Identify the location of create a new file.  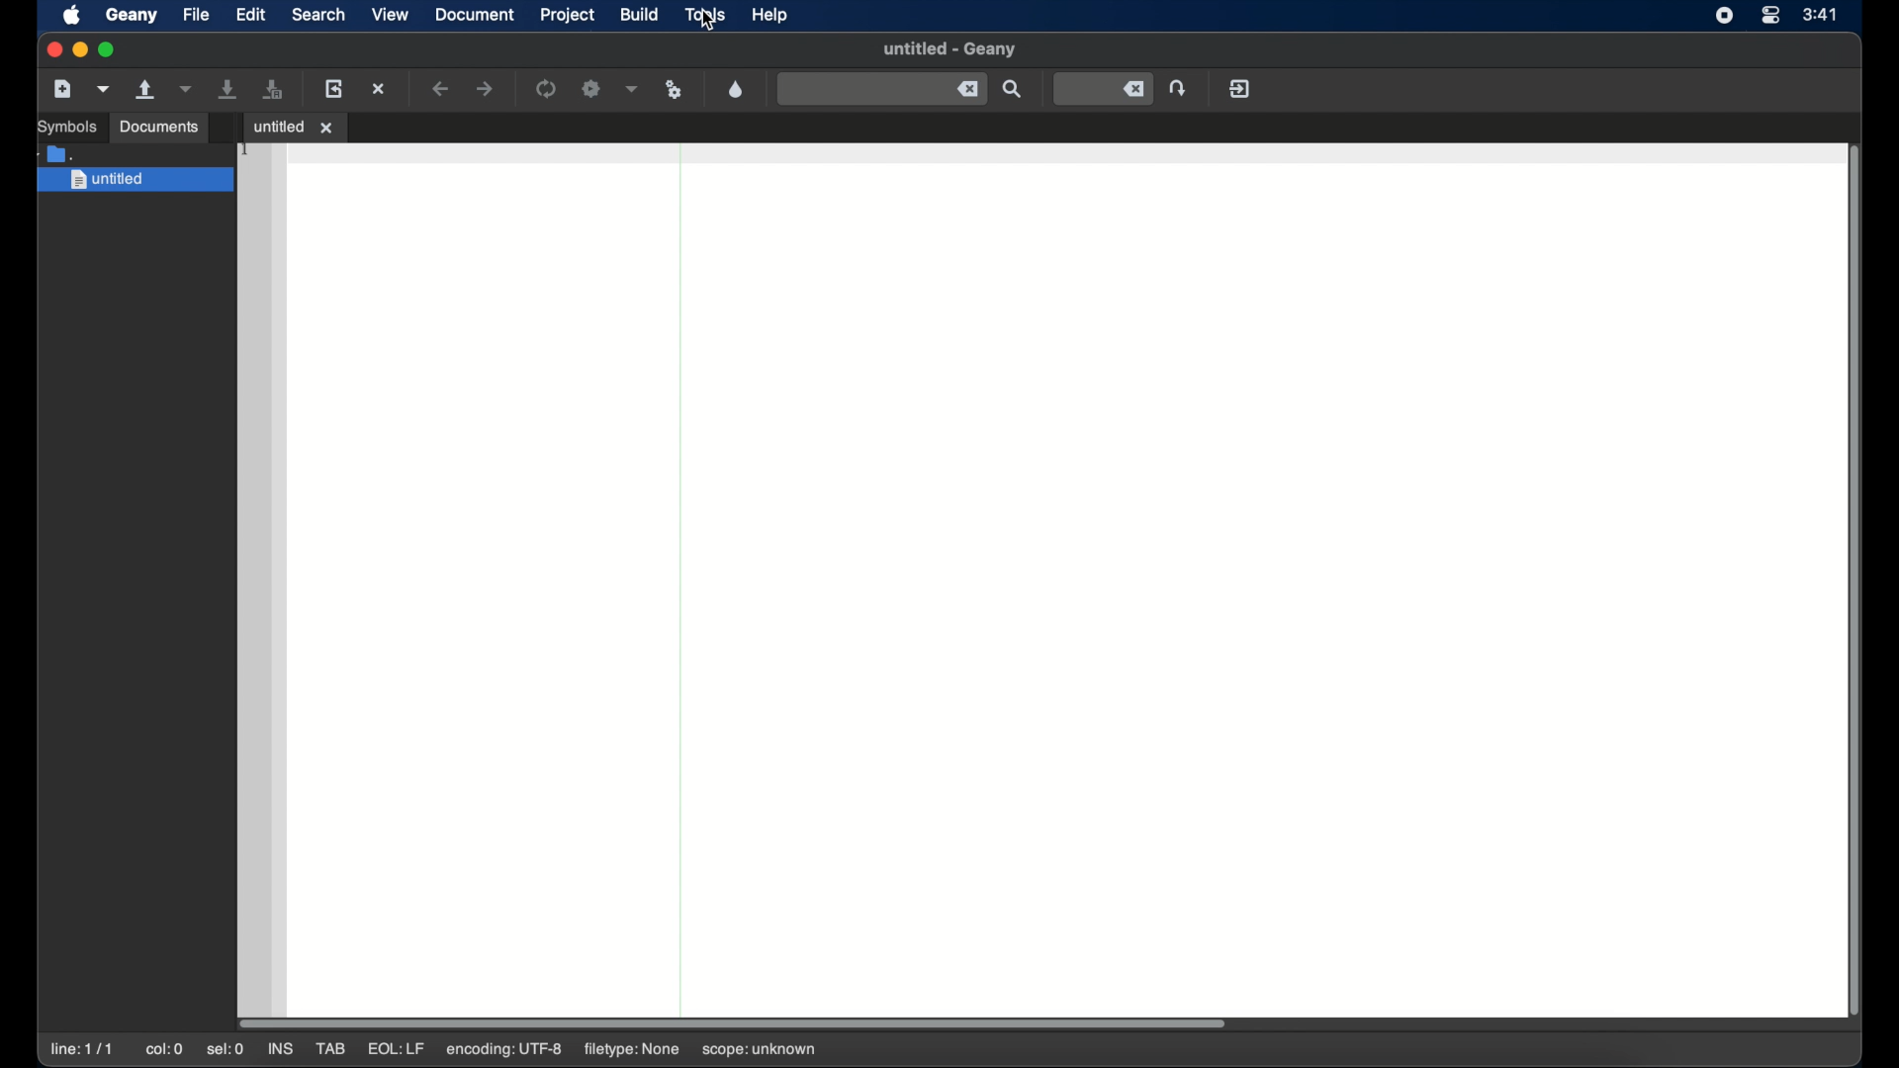
(62, 89).